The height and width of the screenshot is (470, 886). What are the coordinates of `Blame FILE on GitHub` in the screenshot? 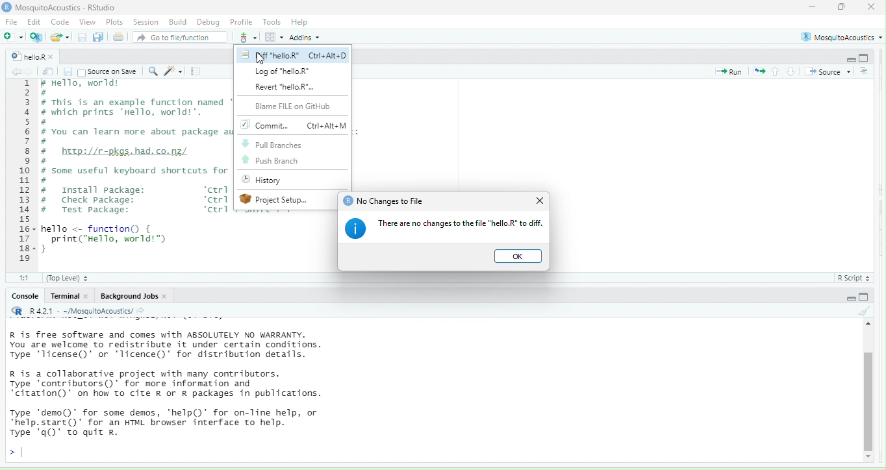 It's located at (293, 106).